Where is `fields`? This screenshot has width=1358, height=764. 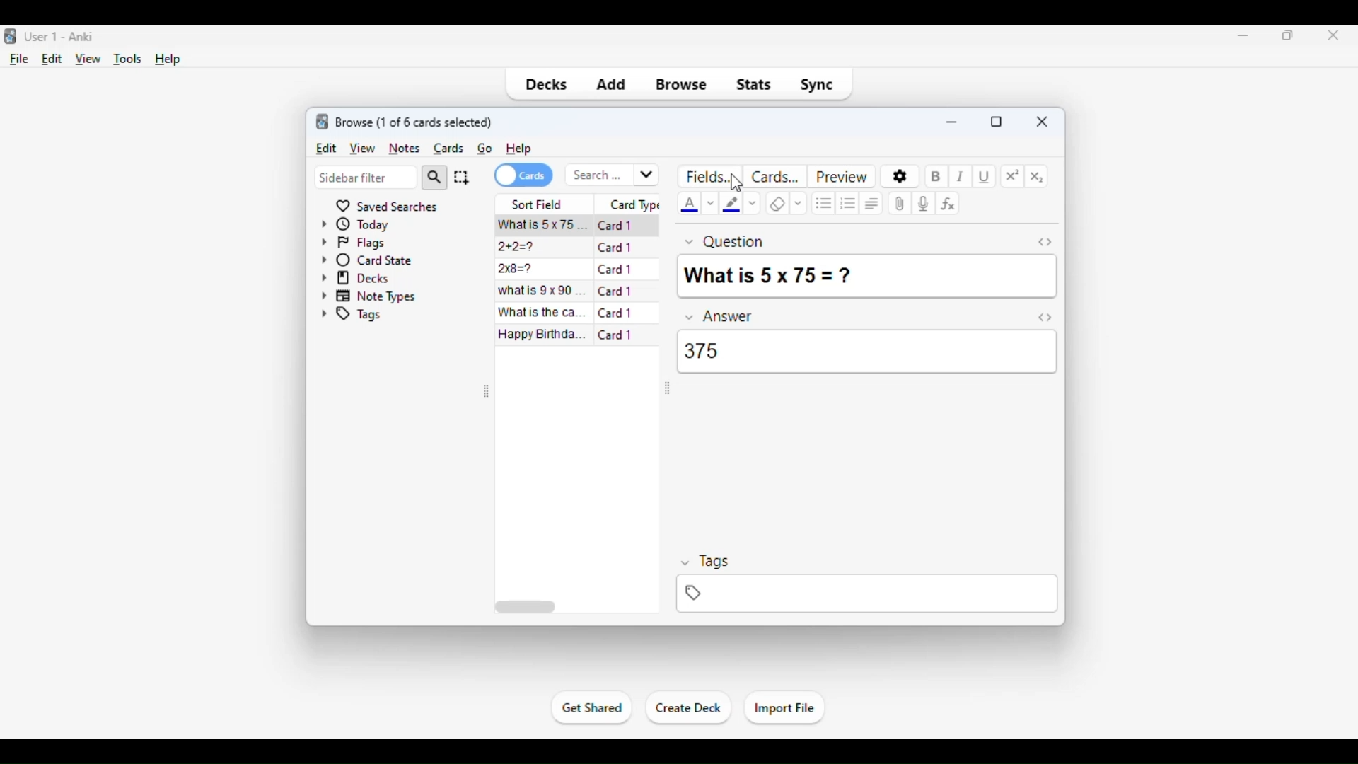
fields is located at coordinates (712, 175).